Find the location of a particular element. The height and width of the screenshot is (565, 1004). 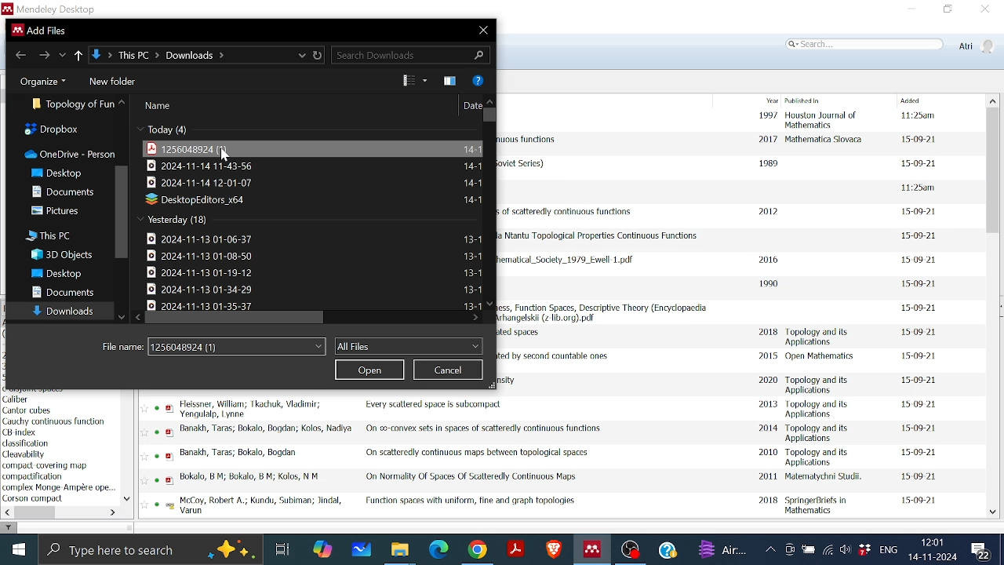

Mendeley is located at coordinates (594, 550).